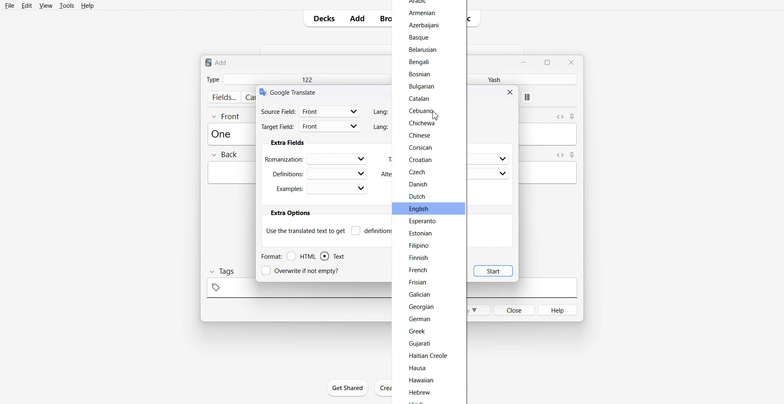  What do you see at coordinates (311, 127) in the screenshot?
I see `Target Field` at bounding box center [311, 127].